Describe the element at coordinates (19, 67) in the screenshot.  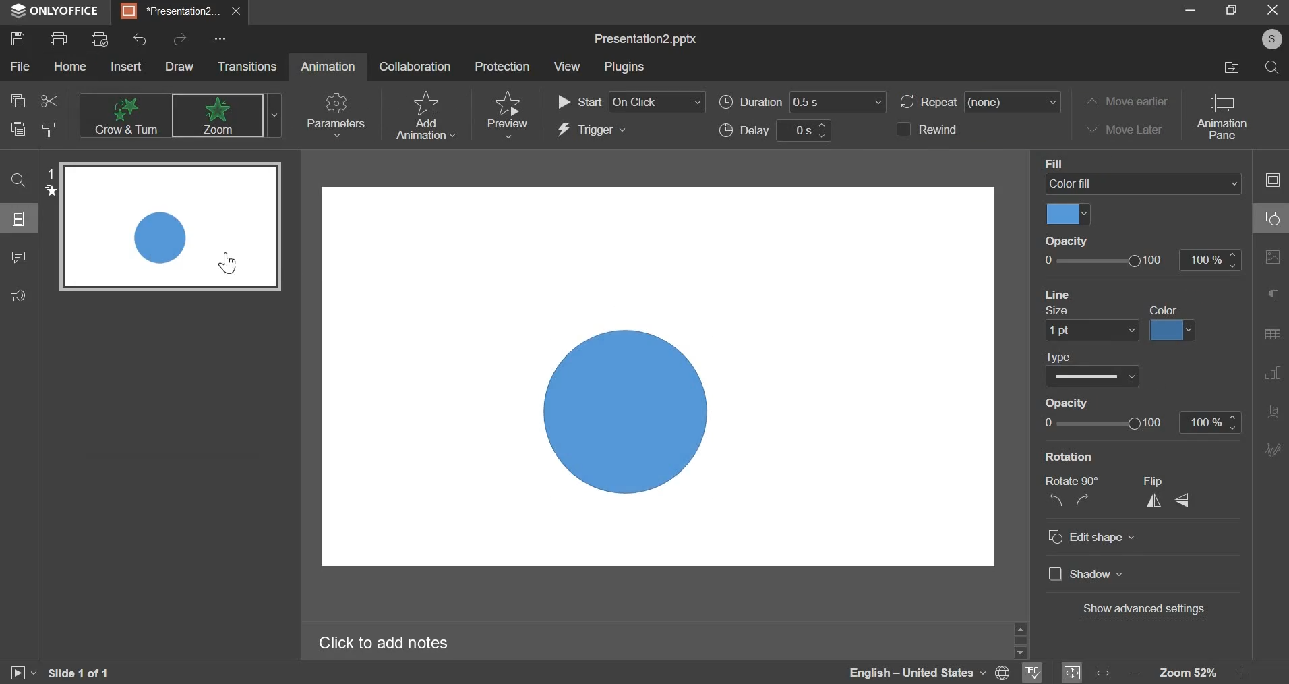
I see `File` at that location.